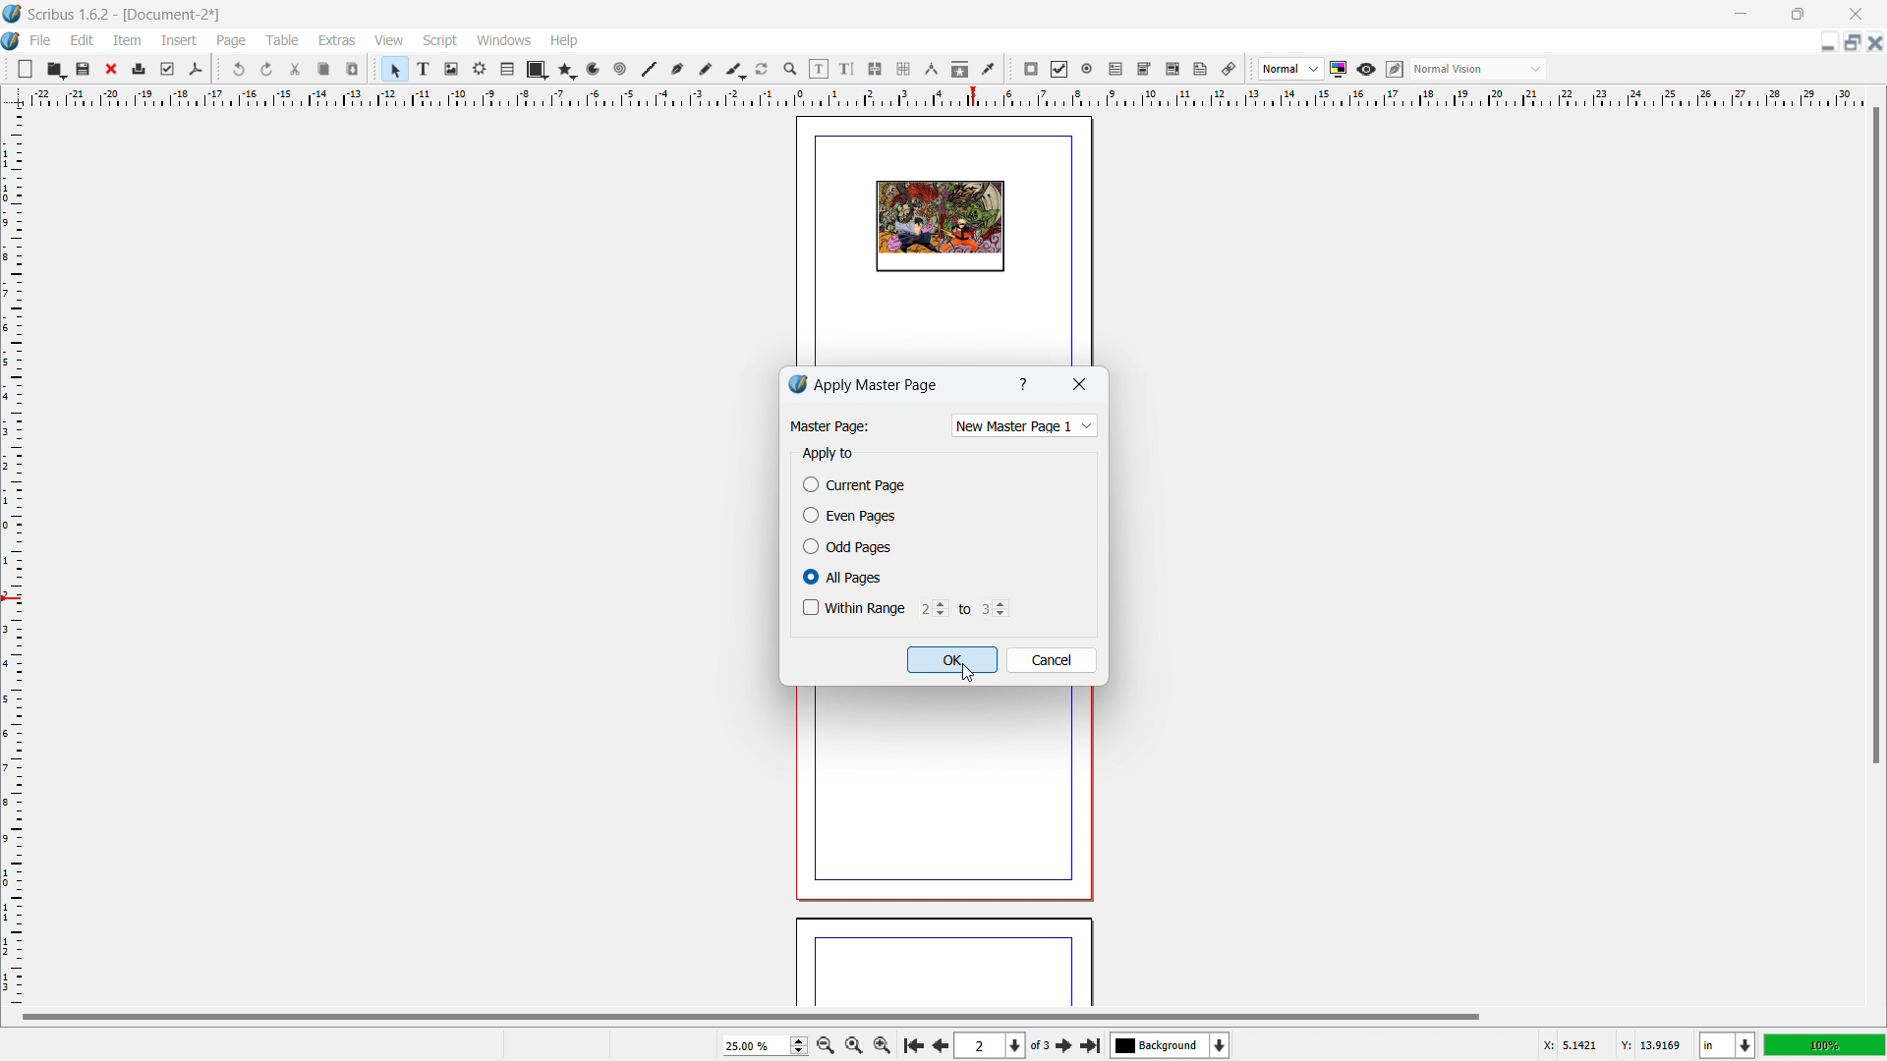  Describe the element at coordinates (846, 69) in the screenshot. I see `edit text with story editor` at that location.